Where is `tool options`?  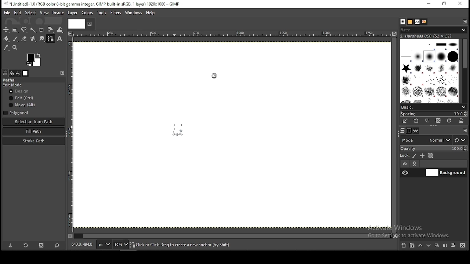 tool options is located at coordinates (5, 73).